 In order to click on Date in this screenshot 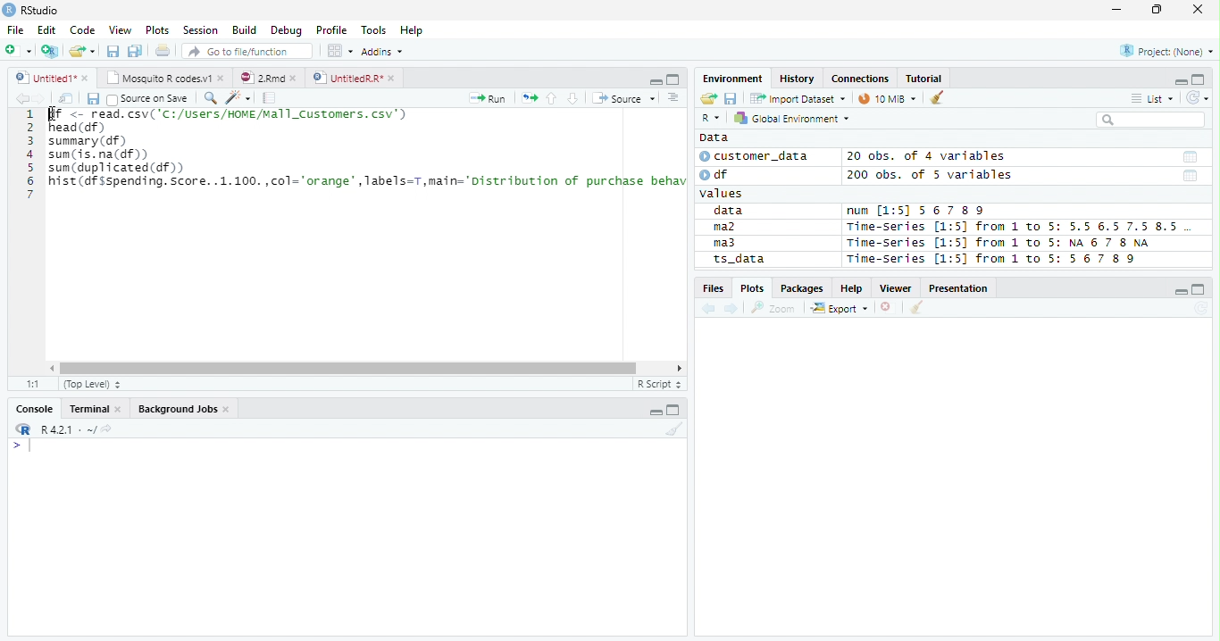, I will do `click(1189, 157)`.